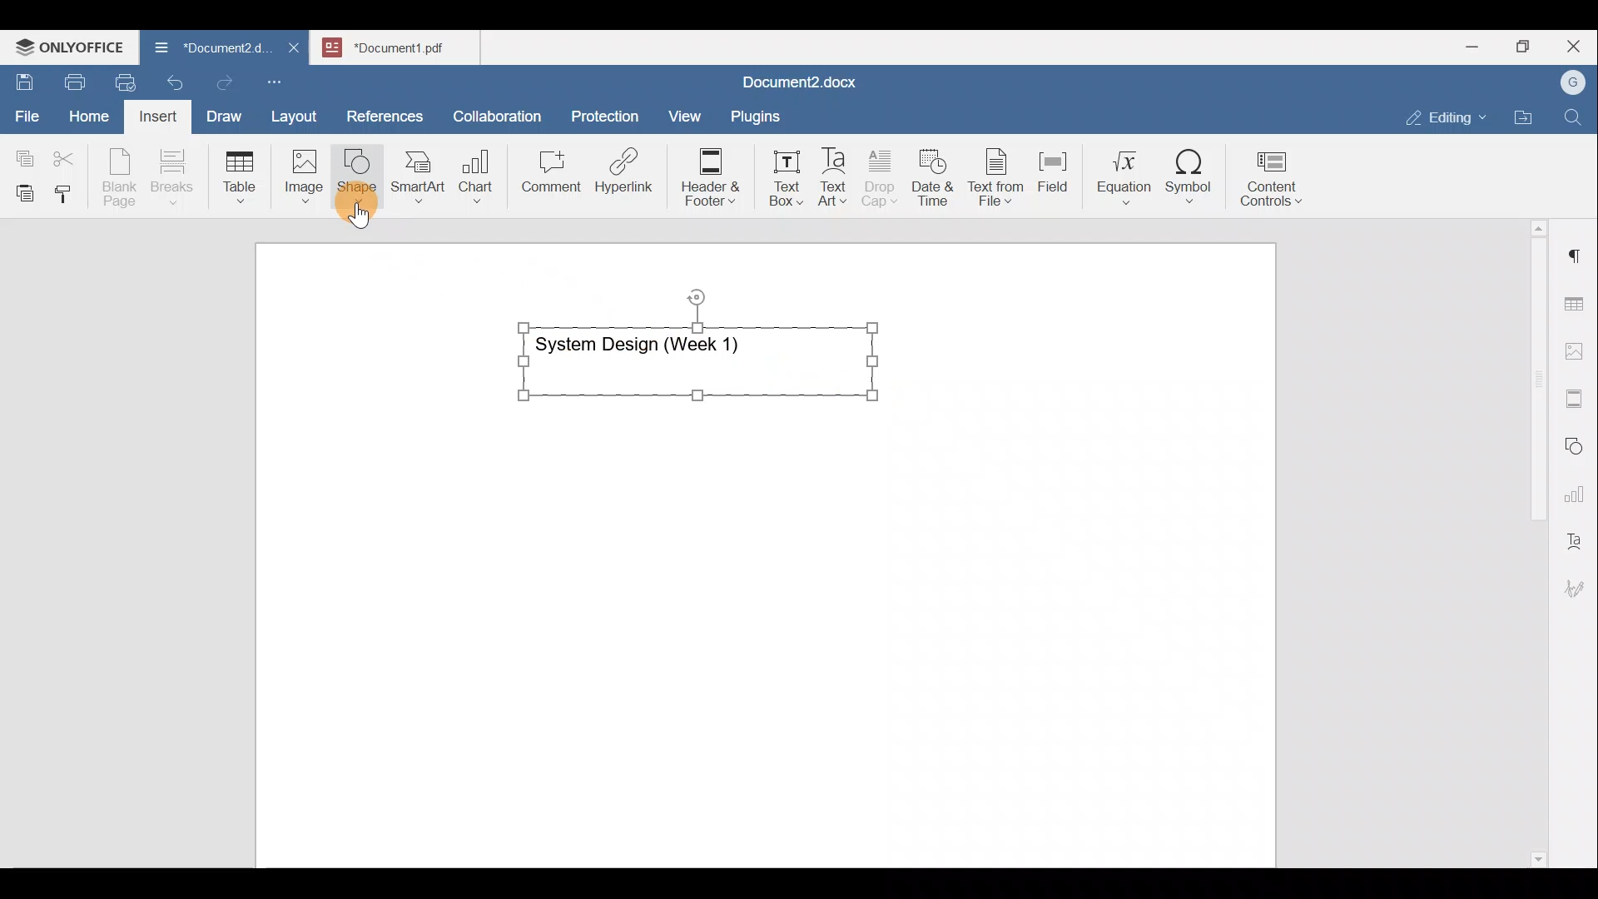  I want to click on Home, so click(90, 115).